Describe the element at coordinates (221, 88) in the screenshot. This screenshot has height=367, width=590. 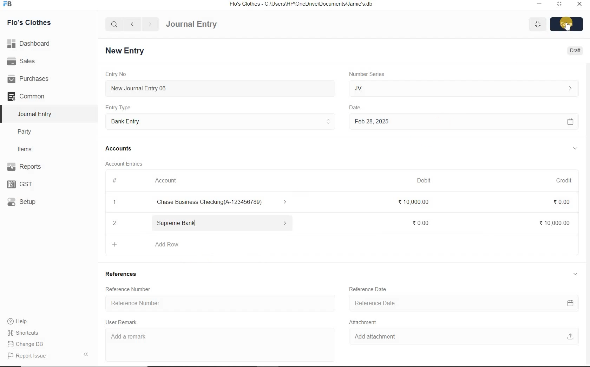
I see `New Journal Entry 06` at that location.